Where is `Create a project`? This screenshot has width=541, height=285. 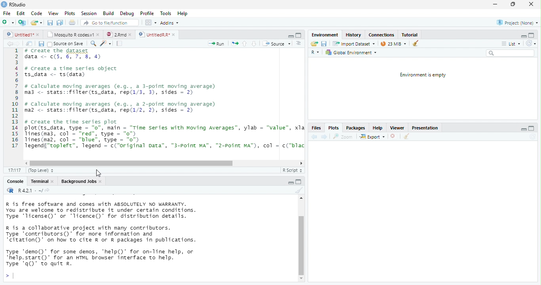 Create a project is located at coordinates (22, 23).